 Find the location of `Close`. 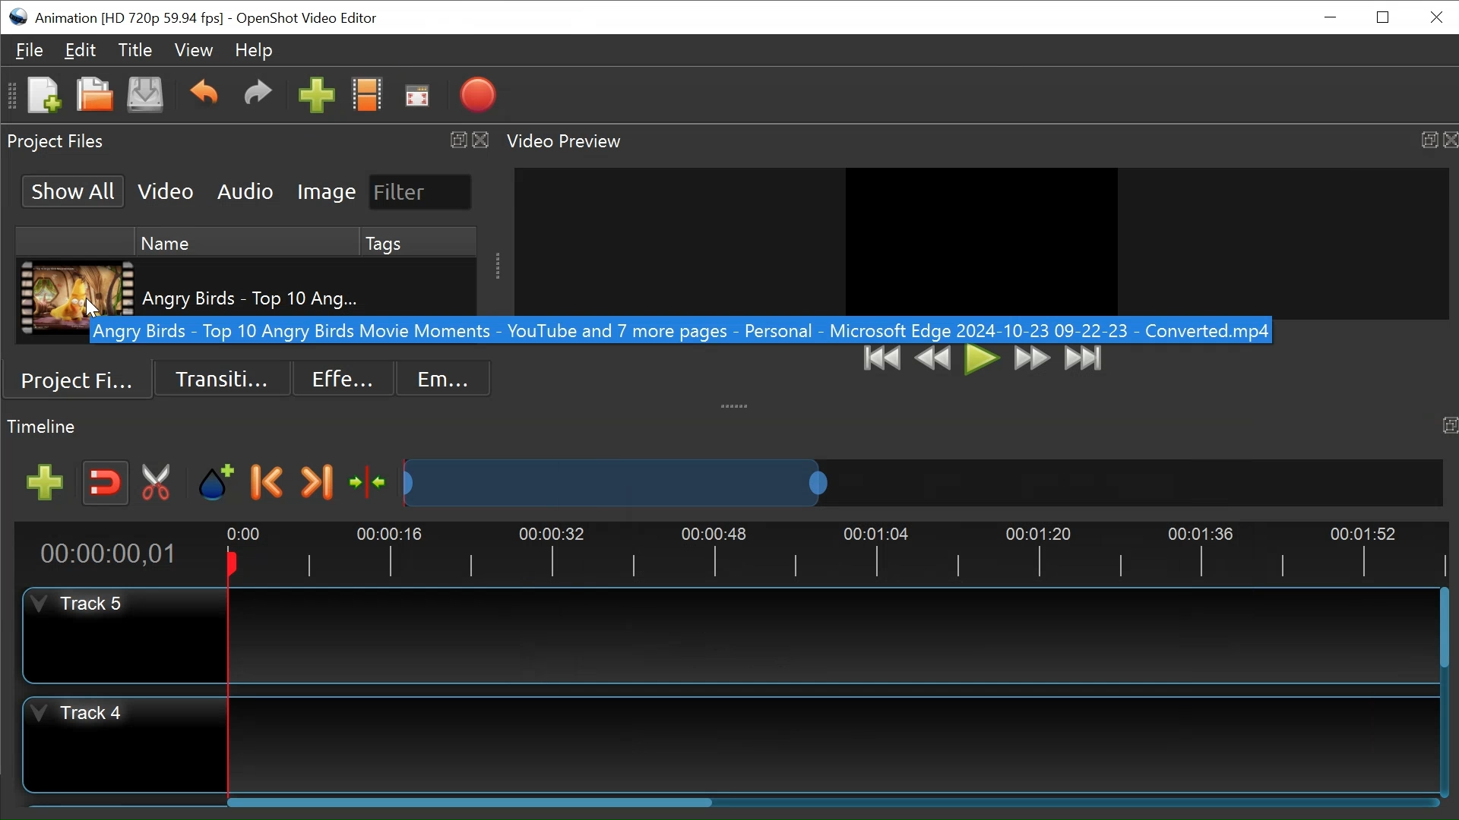

Close is located at coordinates (1437, 17).